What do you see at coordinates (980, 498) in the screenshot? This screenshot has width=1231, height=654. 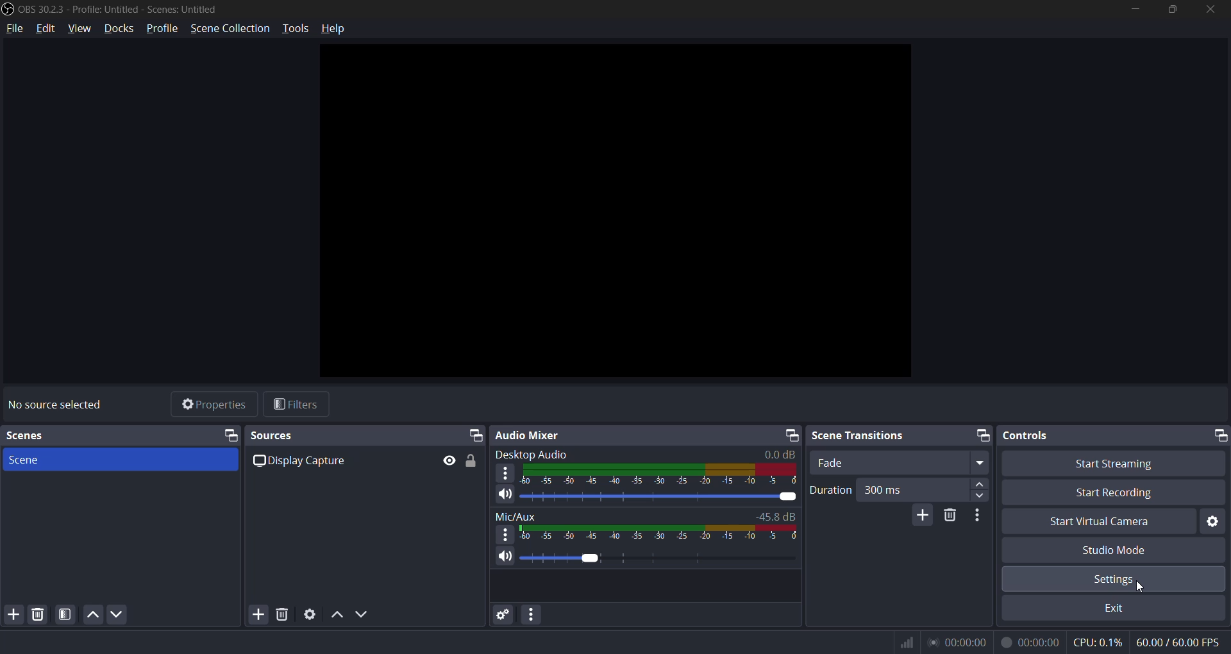 I see `decrease value` at bounding box center [980, 498].